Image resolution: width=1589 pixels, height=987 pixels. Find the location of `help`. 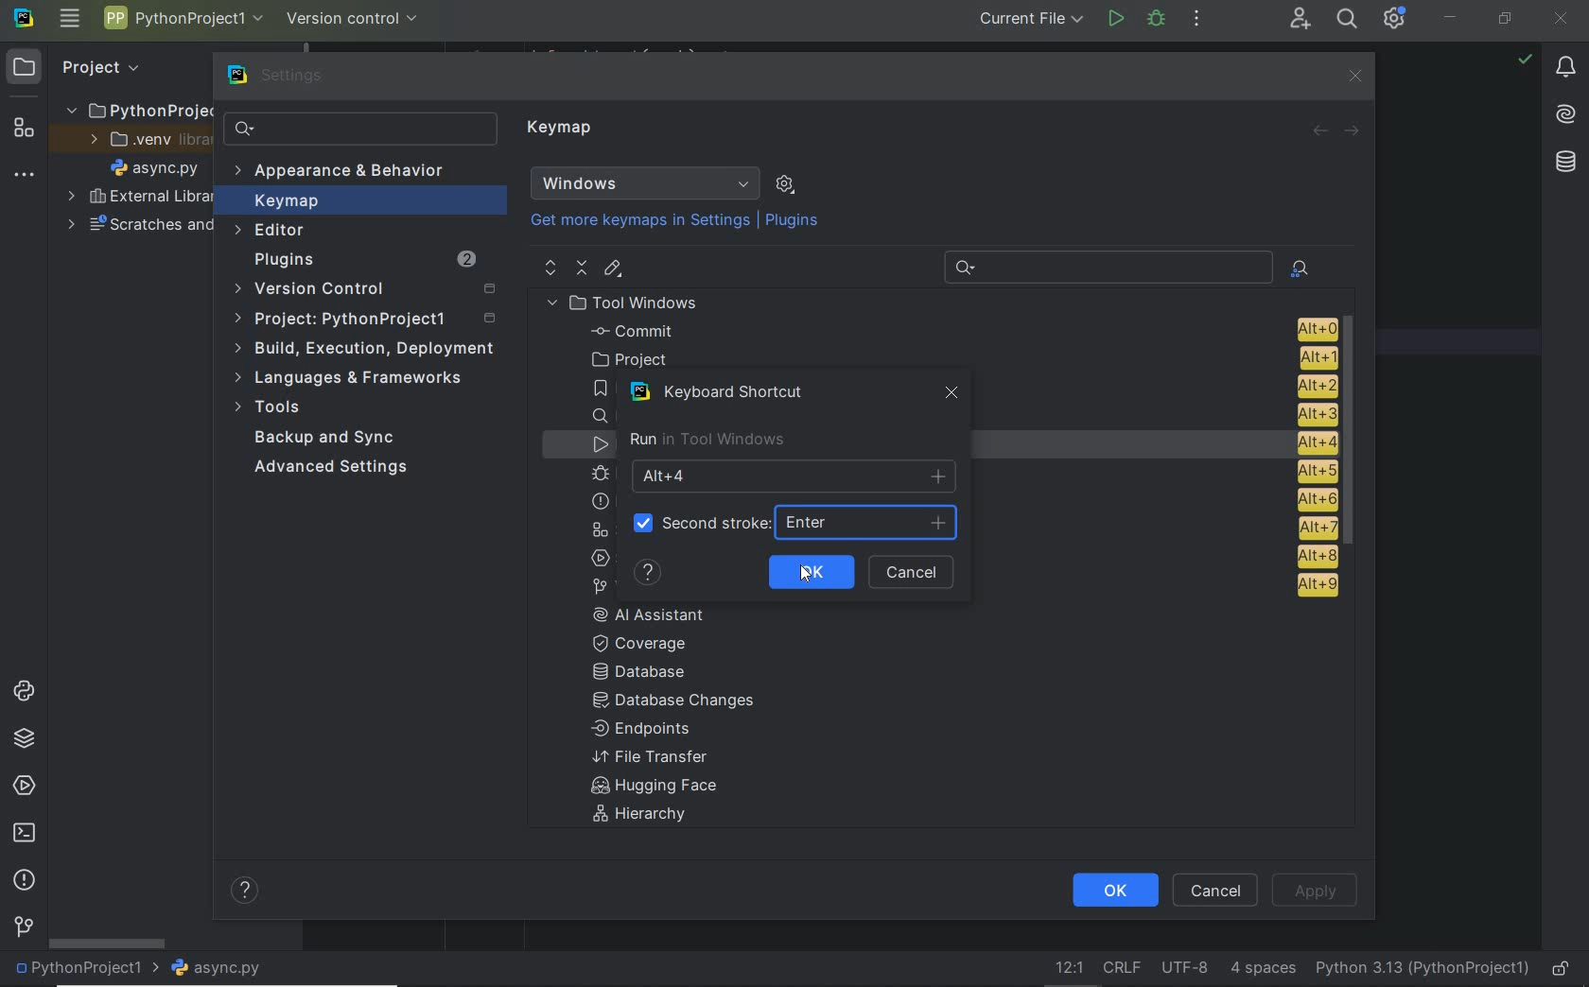

help is located at coordinates (247, 892).